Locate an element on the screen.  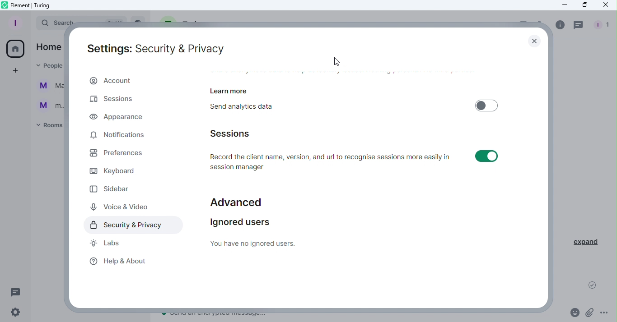
Voice and video is located at coordinates (119, 206).